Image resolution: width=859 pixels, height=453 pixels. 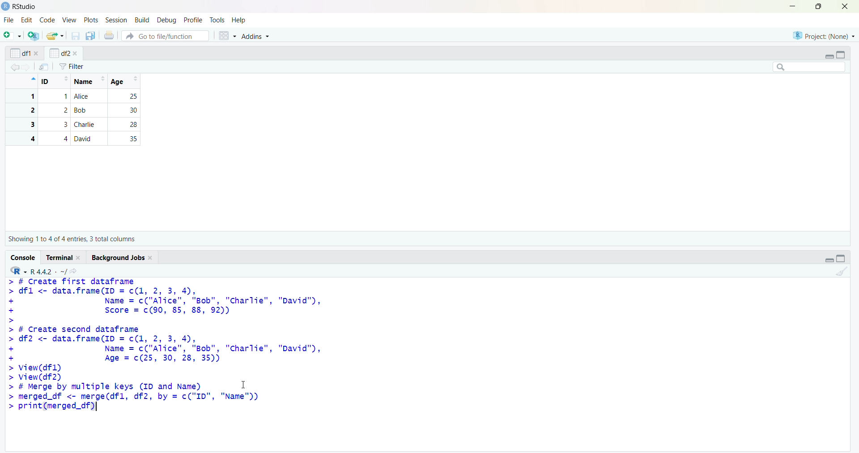 What do you see at coordinates (6, 7) in the screenshot?
I see `logo` at bounding box center [6, 7].